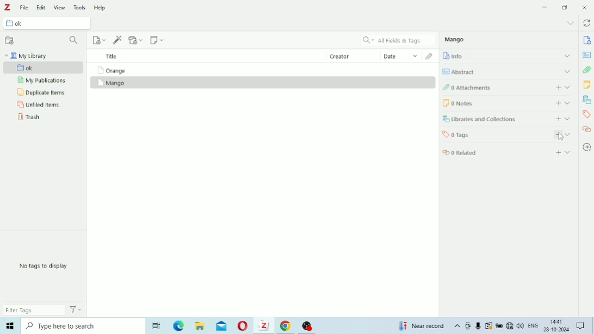 This screenshot has height=334, width=594. I want to click on Show hidden icons, so click(457, 326).